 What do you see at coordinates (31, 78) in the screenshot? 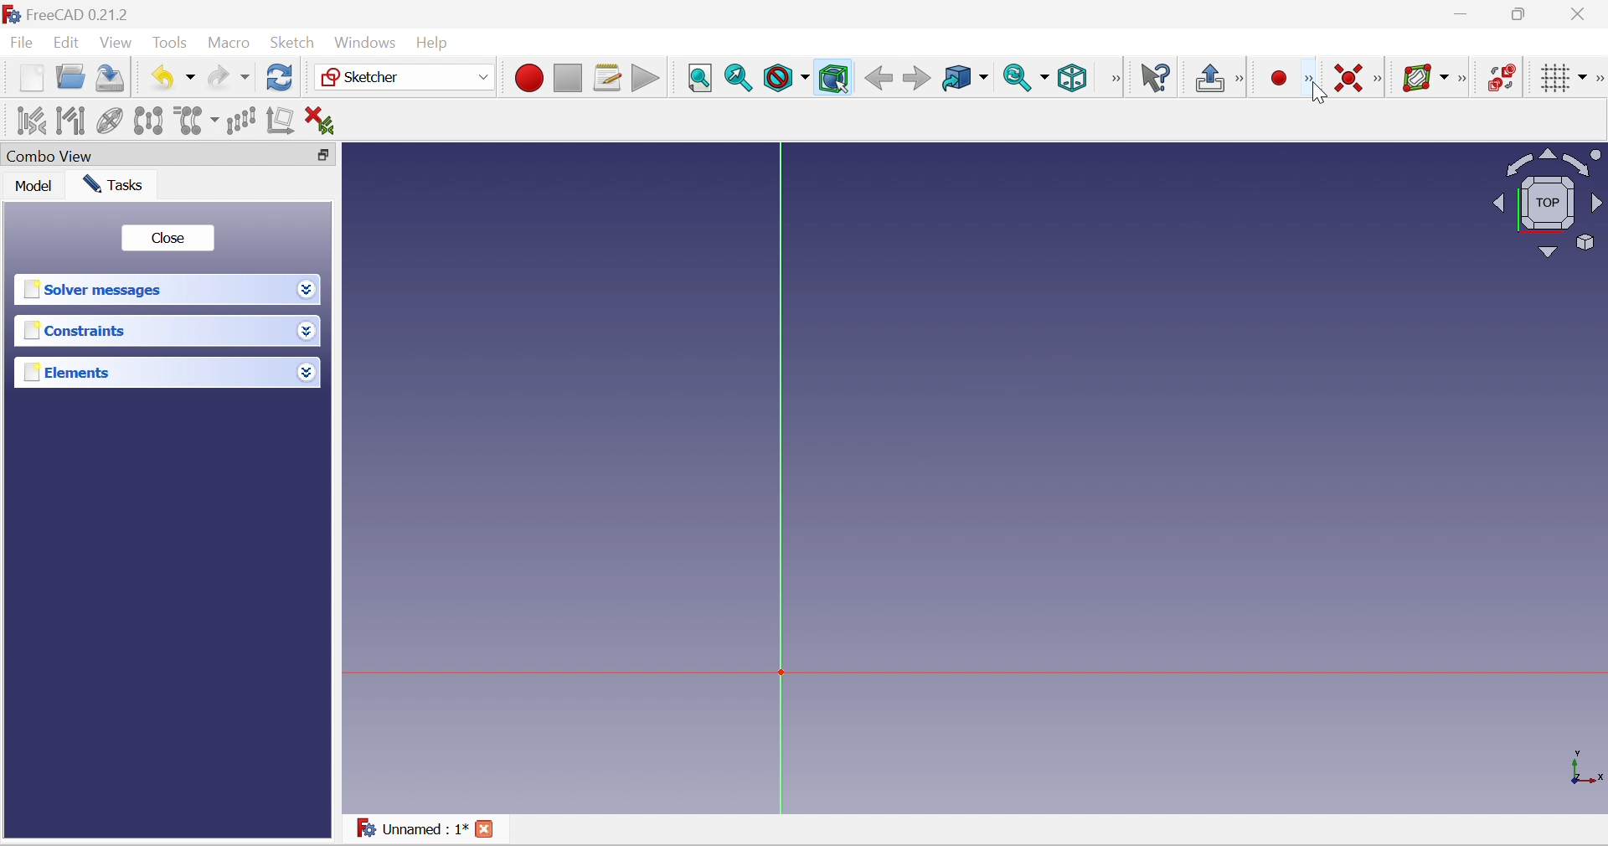
I see `New` at bounding box center [31, 78].